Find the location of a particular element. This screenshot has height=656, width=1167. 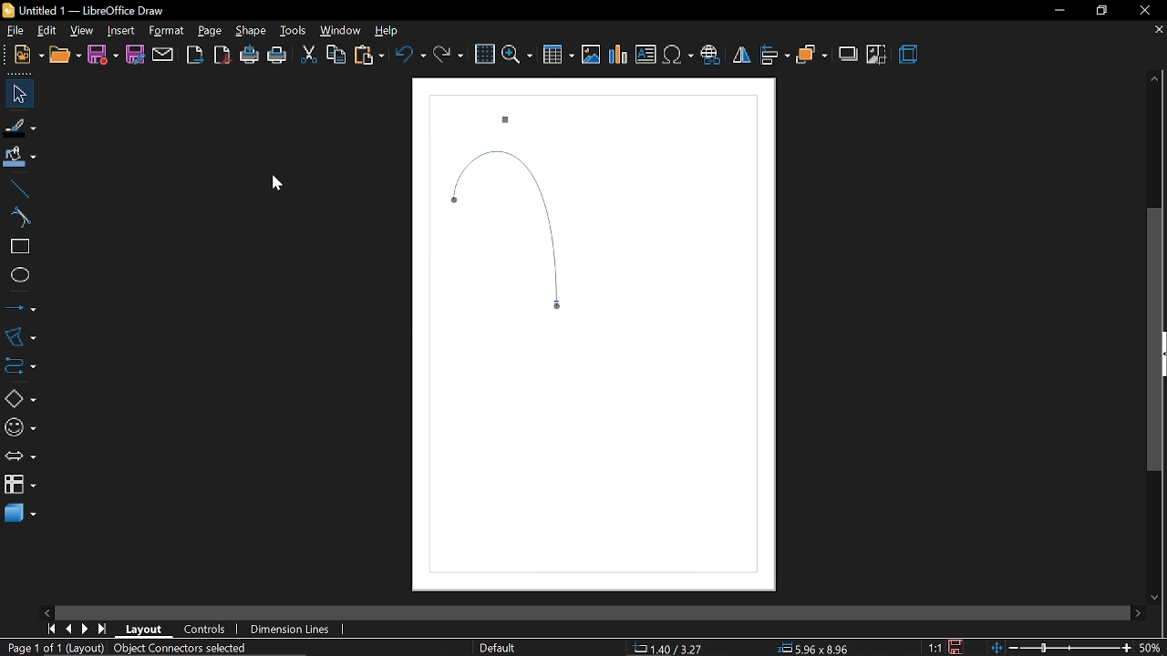

3d shapes is located at coordinates (19, 516).